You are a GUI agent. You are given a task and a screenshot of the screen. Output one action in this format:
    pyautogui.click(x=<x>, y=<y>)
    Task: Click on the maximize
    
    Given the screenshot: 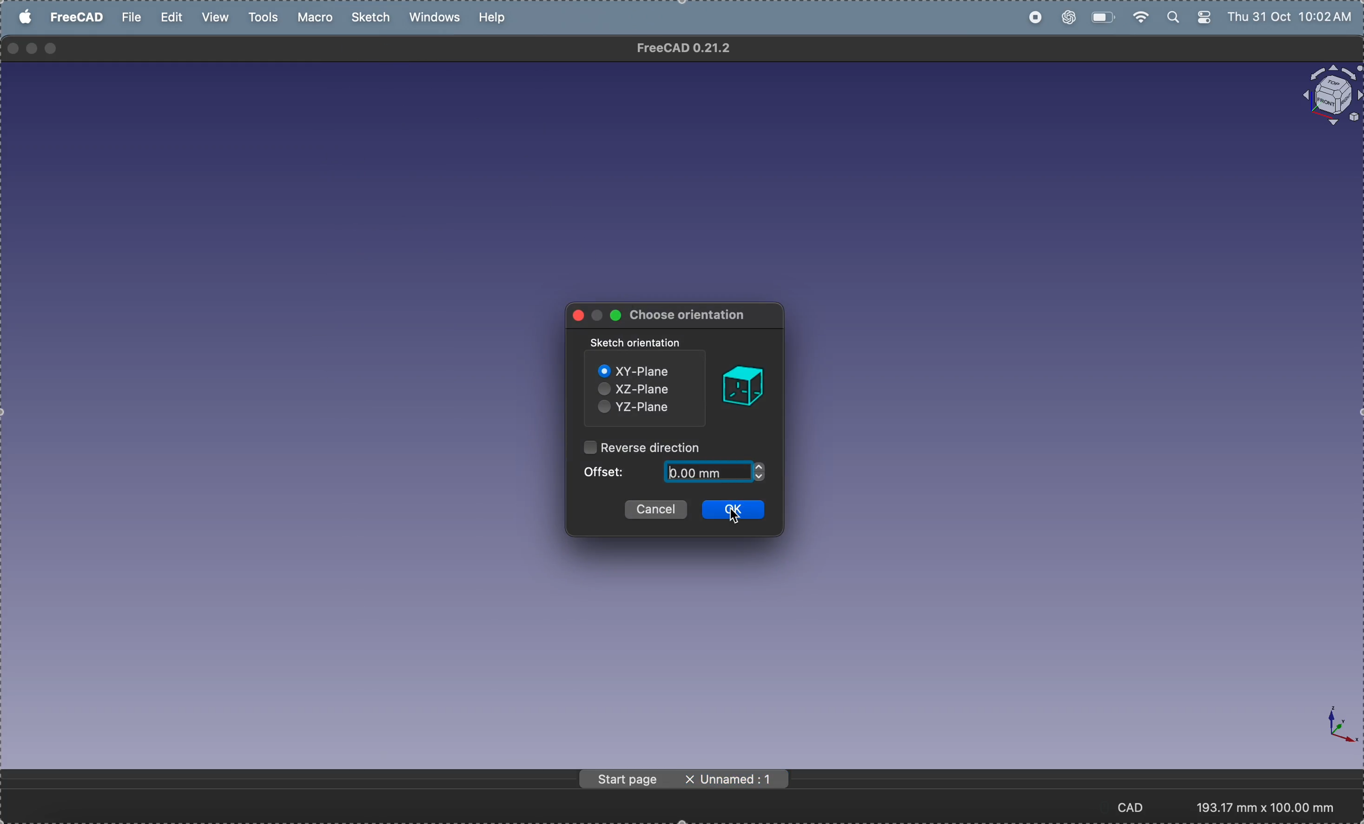 What is the action you would take?
    pyautogui.click(x=615, y=315)
    